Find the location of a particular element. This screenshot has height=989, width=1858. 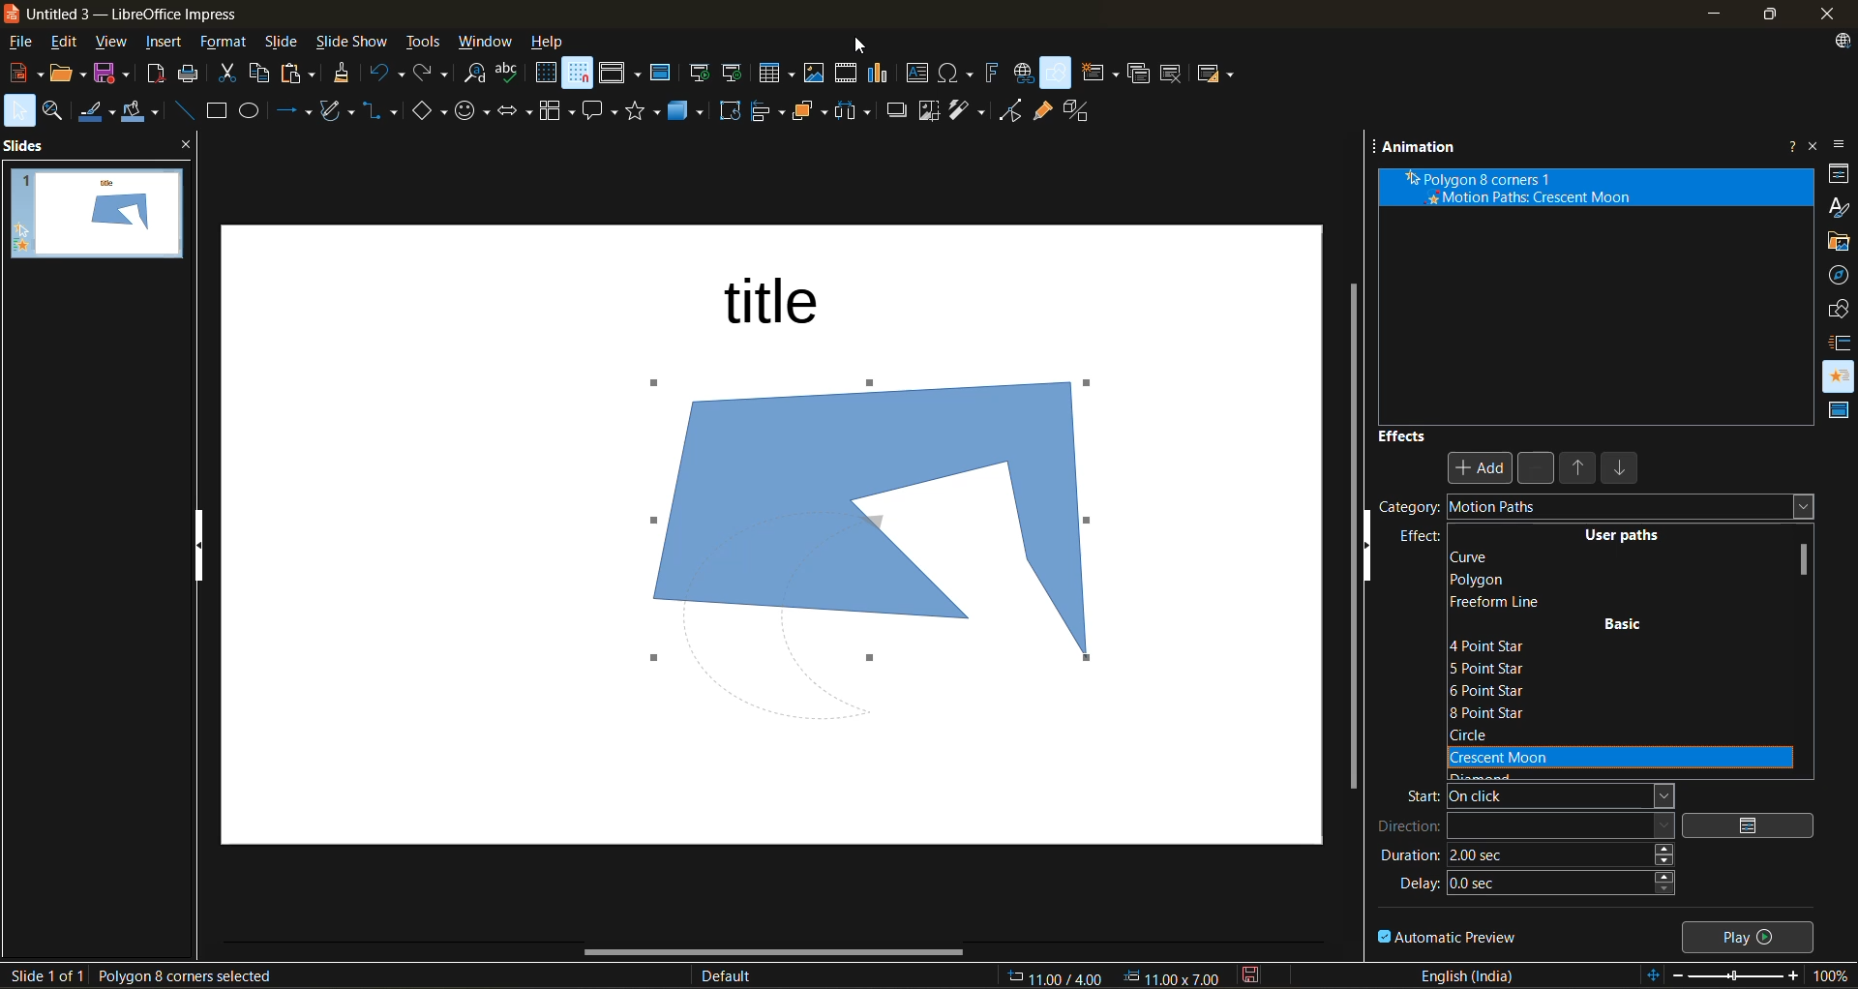

start from first slide is located at coordinates (697, 73).